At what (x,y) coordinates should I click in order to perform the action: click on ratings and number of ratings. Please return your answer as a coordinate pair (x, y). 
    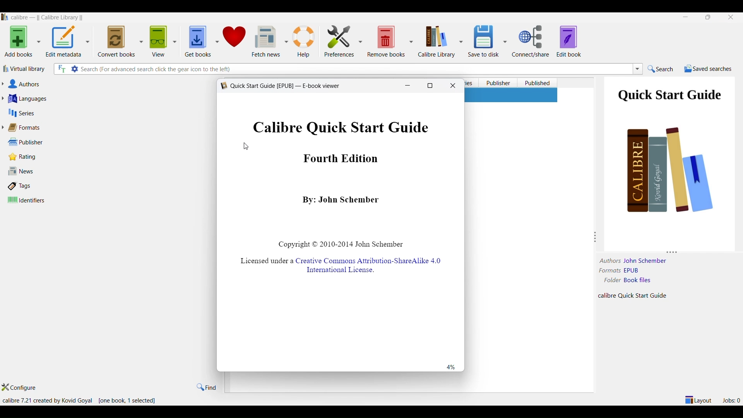
    Looking at the image, I should click on (110, 156).